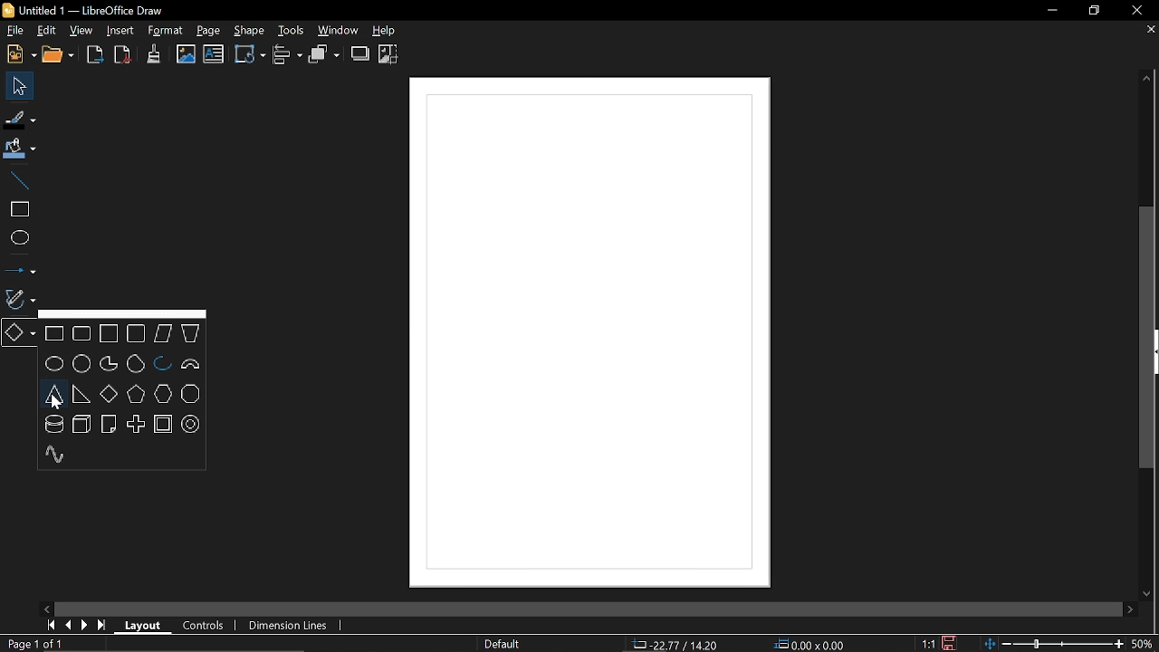  What do you see at coordinates (49, 625) in the screenshot?
I see `First page` at bounding box center [49, 625].